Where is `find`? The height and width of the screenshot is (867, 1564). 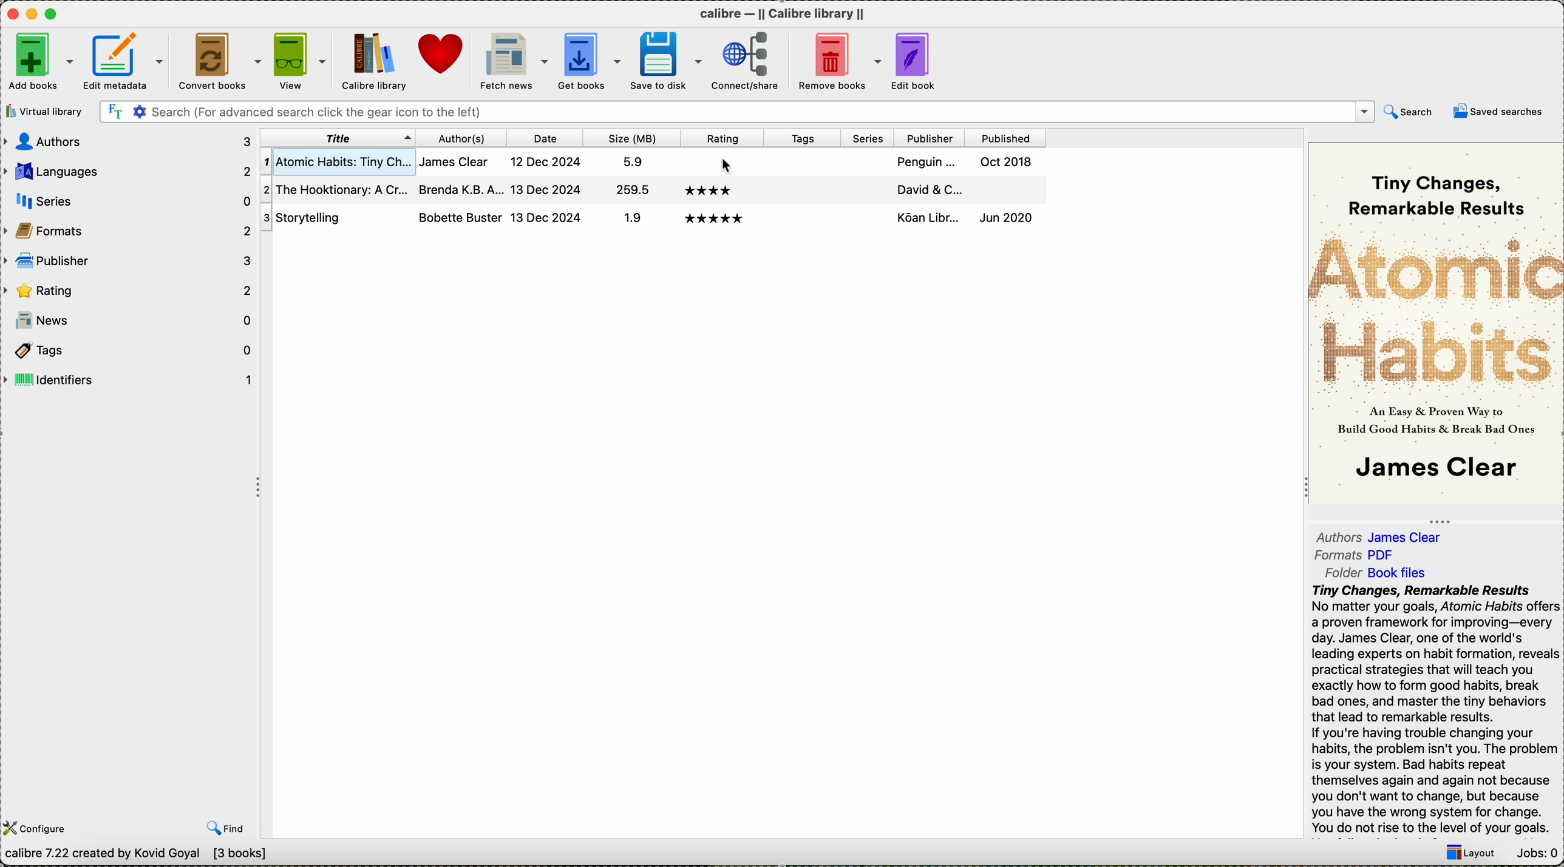 find is located at coordinates (225, 828).